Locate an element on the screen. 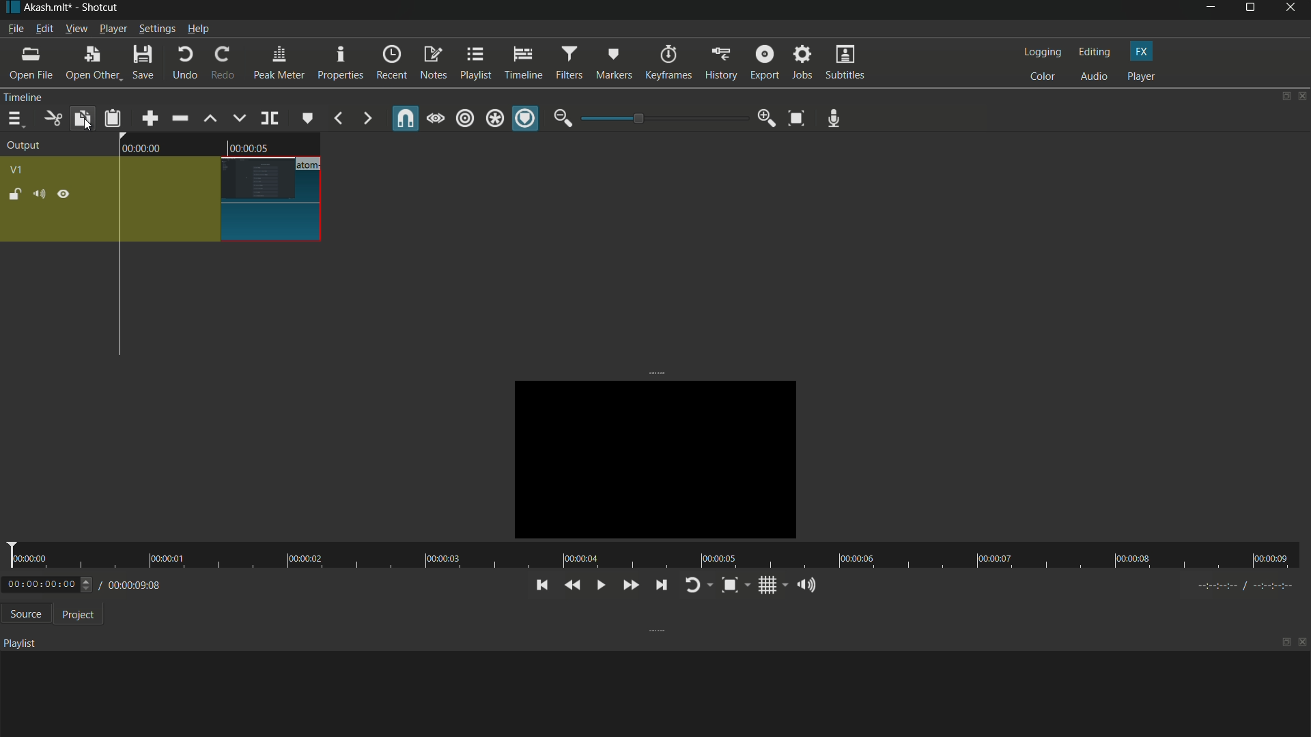 The width and height of the screenshot is (1311, 737). 0:00:02:02  is located at coordinates (48, 584).